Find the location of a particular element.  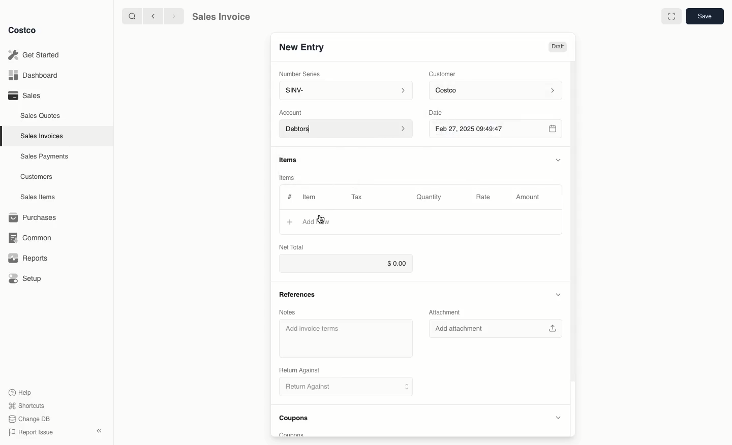

Items is located at coordinates (293, 161).